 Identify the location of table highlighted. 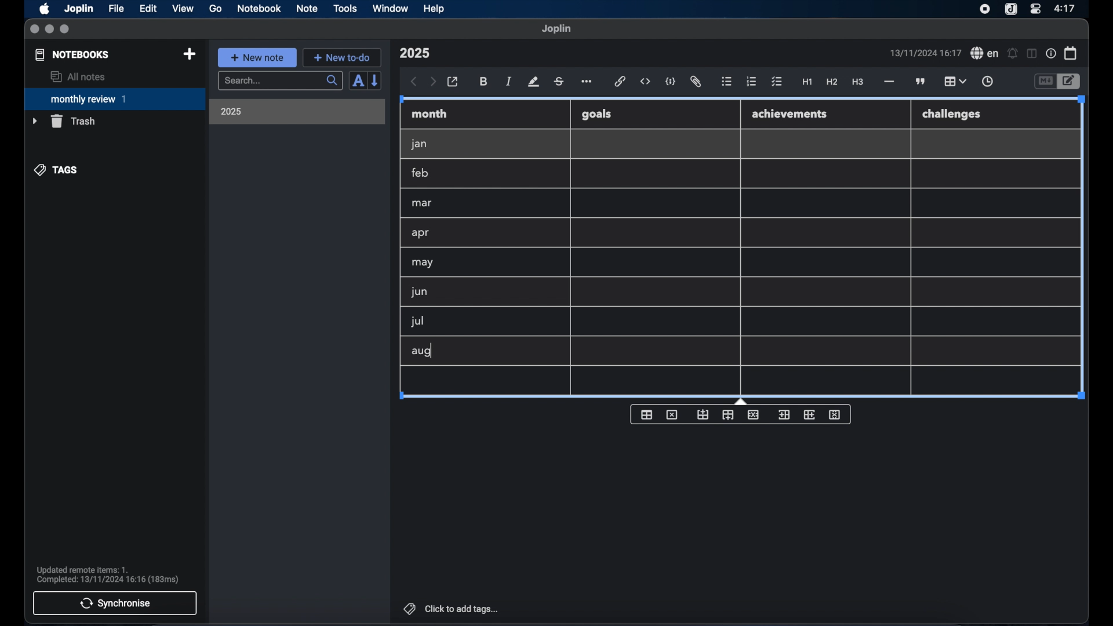
(954, 81).